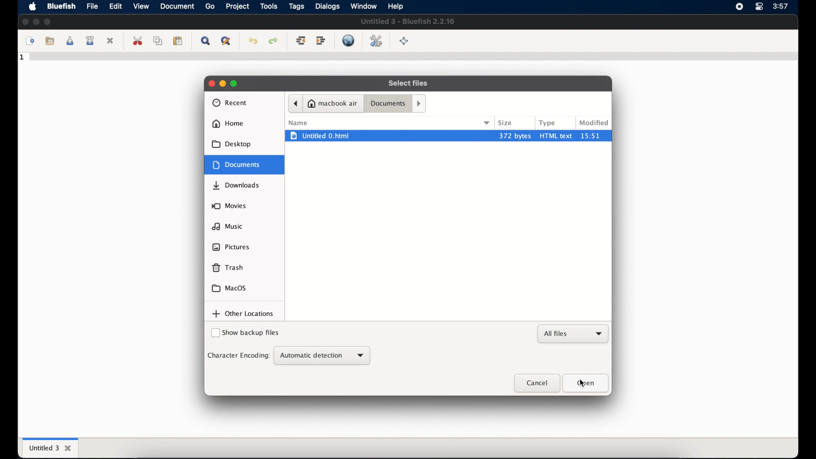  I want to click on save current file, so click(70, 41).